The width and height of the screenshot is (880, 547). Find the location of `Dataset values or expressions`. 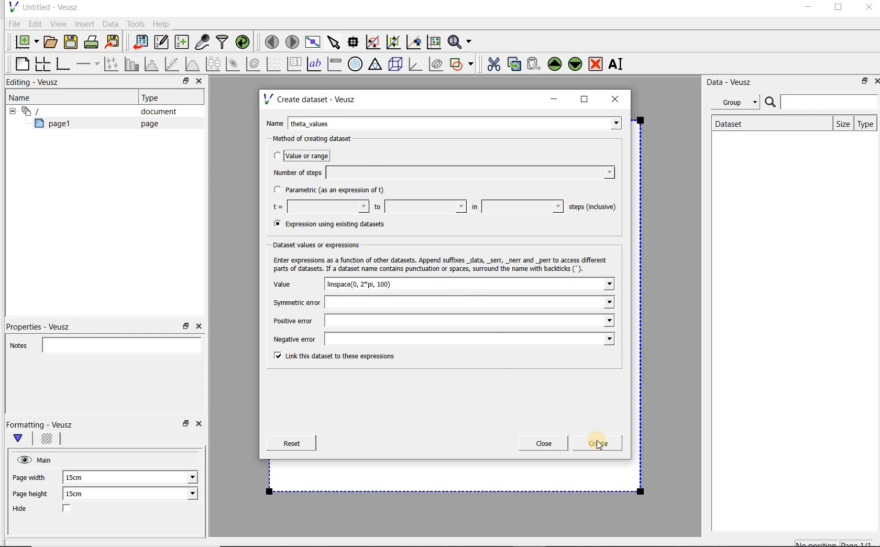

Dataset values or expressions is located at coordinates (322, 245).